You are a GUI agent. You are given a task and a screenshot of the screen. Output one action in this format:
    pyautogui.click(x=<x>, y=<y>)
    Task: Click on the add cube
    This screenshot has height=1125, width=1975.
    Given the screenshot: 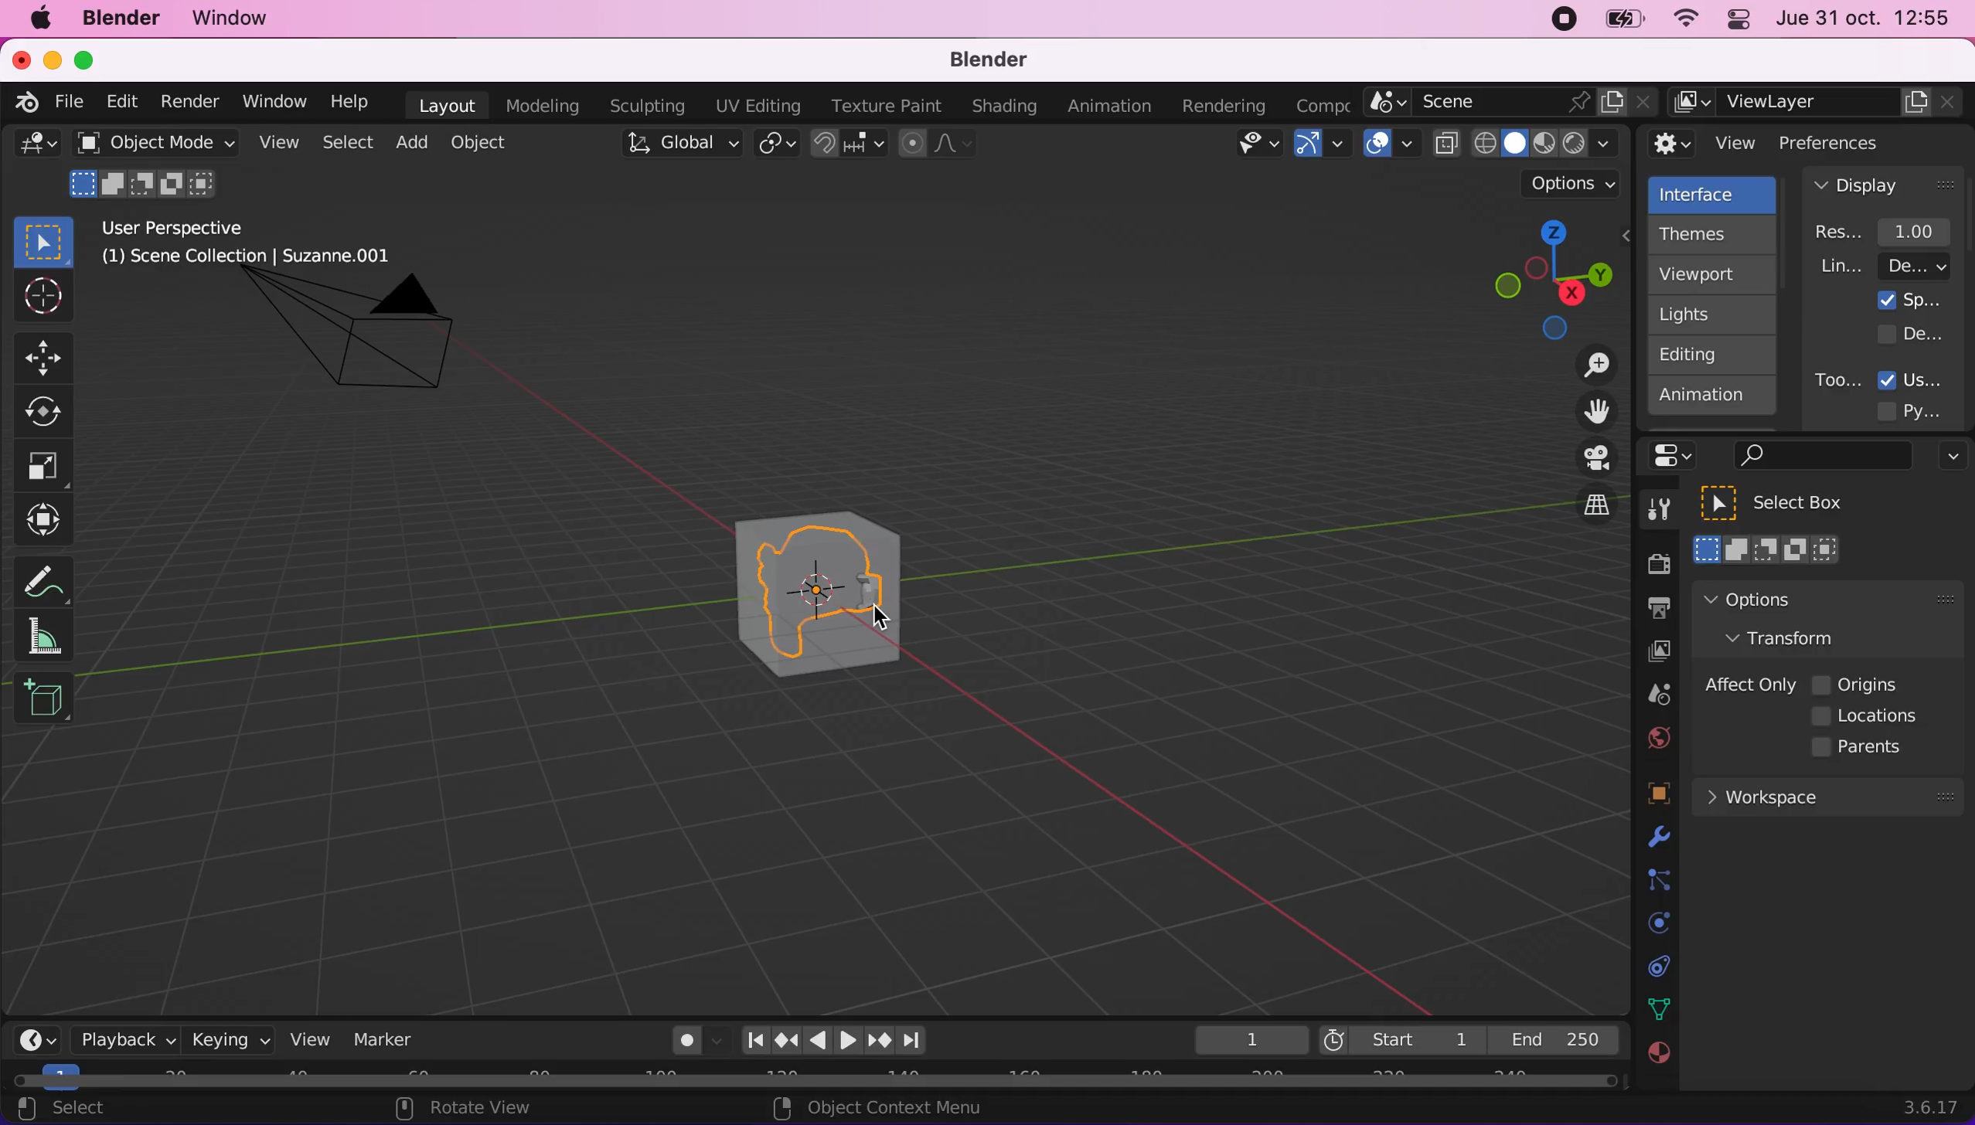 What is the action you would take?
    pyautogui.click(x=43, y=699)
    